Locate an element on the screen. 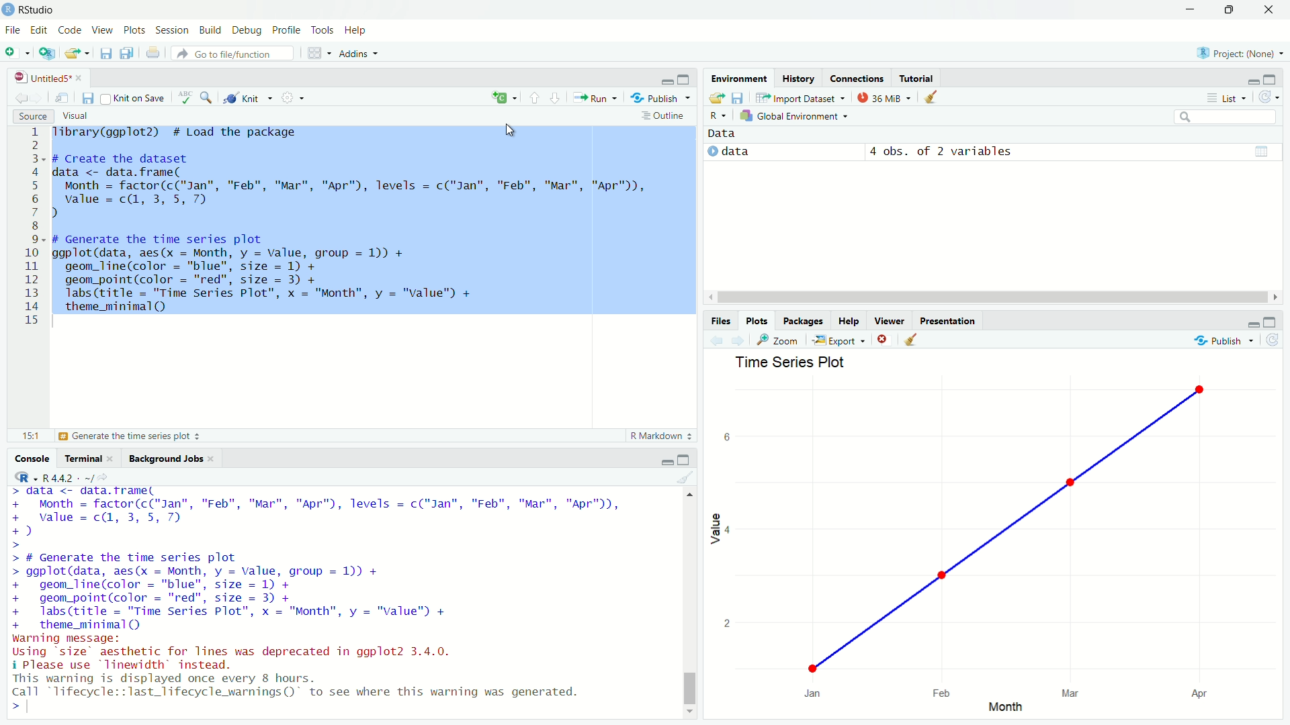  R 4.4.2 . ~/ is located at coordinates (68, 477).